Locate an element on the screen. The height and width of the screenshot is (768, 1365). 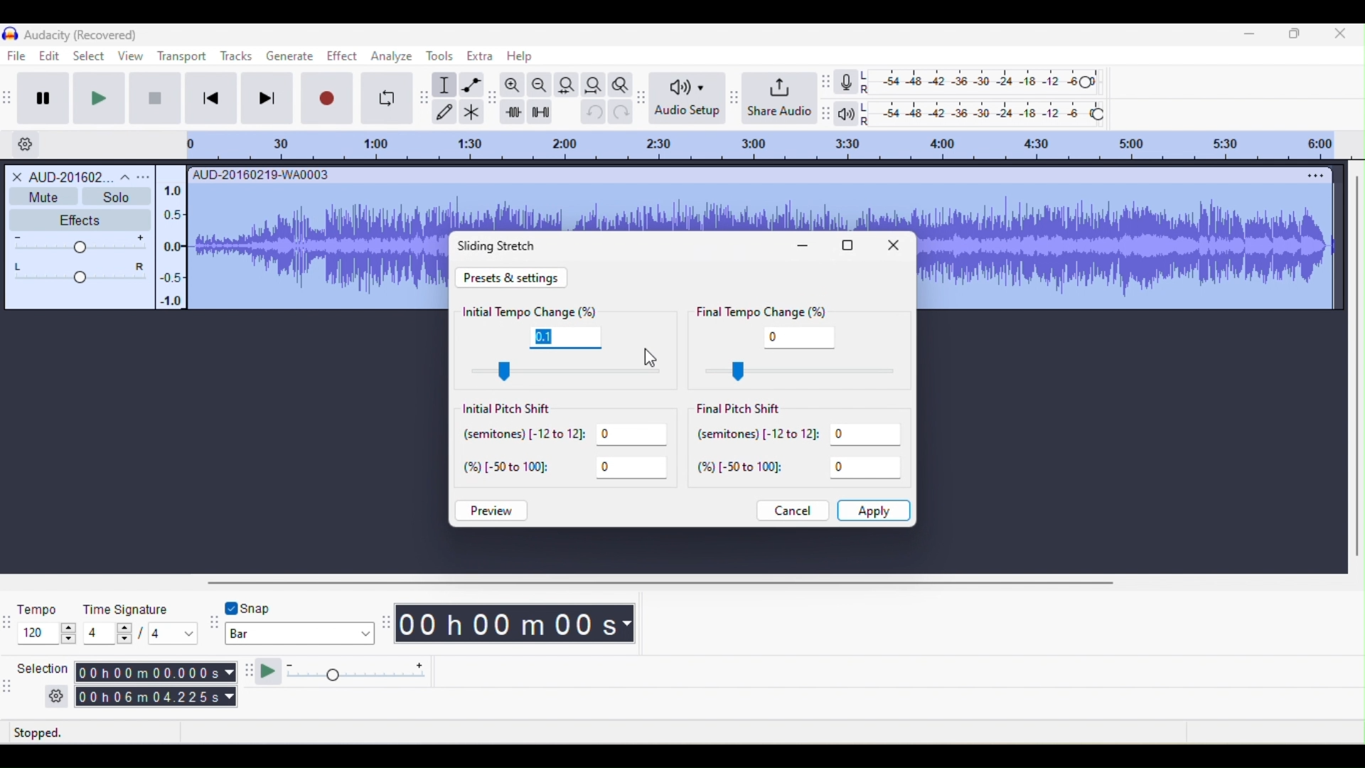
playback level is located at coordinates (983, 112).